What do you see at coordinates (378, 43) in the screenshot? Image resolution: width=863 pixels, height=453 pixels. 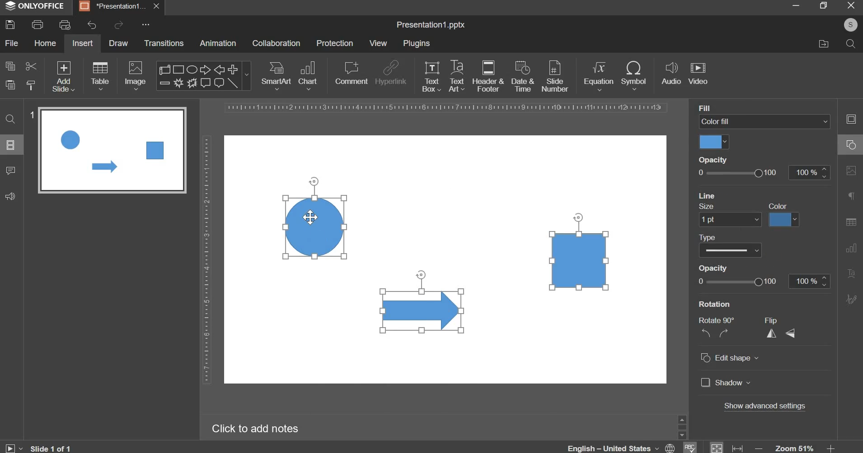 I see `view` at bounding box center [378, 43].